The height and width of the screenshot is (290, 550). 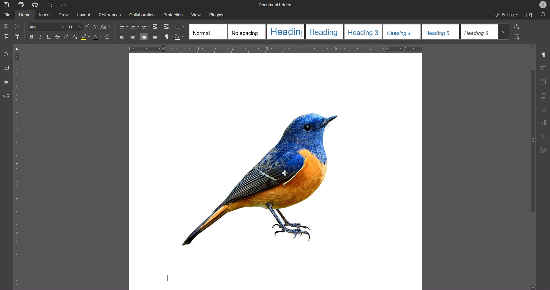 I want to click on Open File Location, so click(x=529, y=15).